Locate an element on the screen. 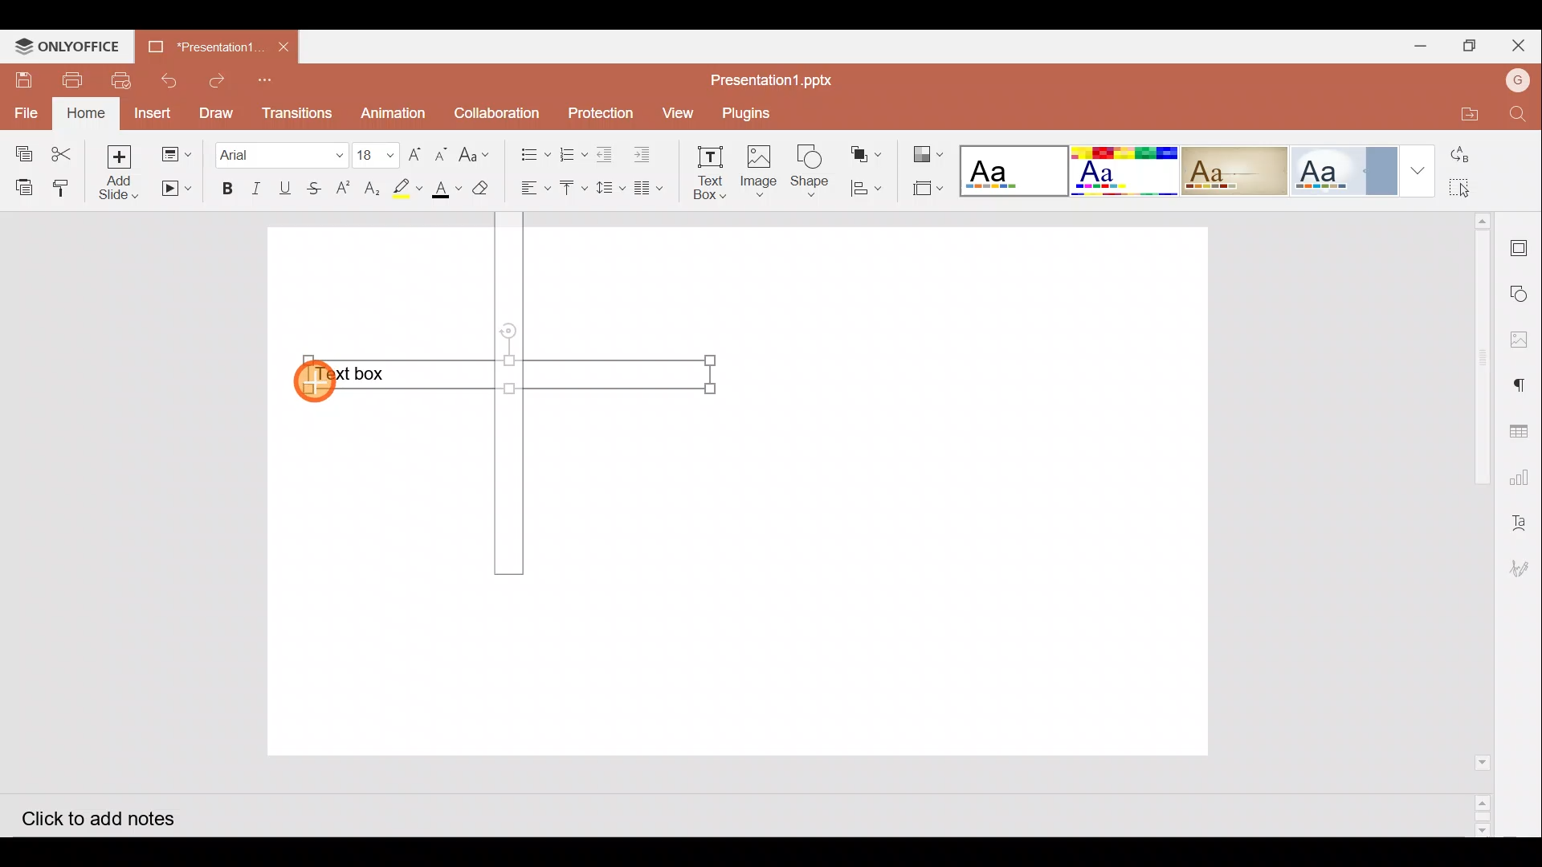  Decrease font size is located at coordinates (440, 153).